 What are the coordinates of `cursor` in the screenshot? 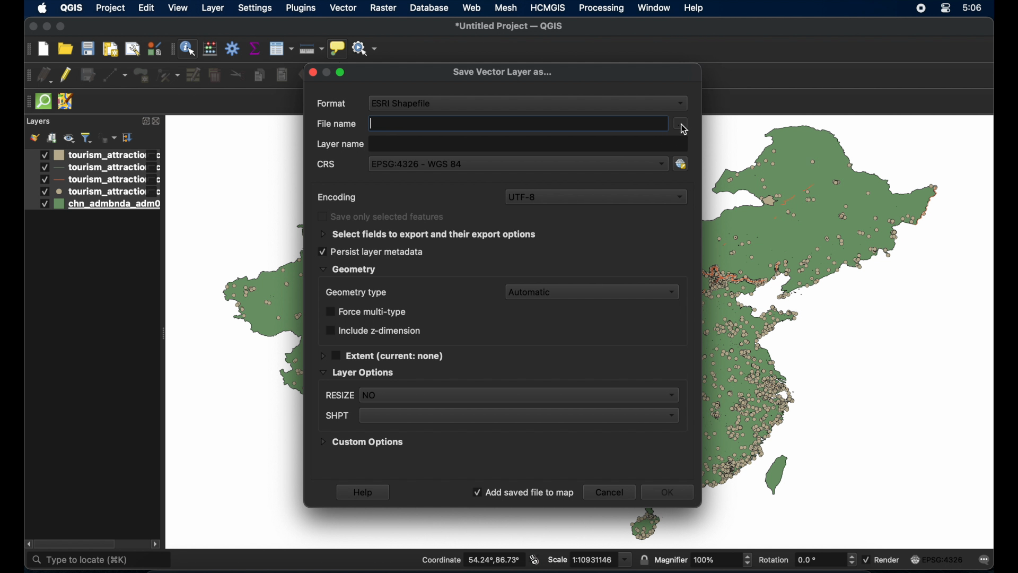 It's located at (684, 131).